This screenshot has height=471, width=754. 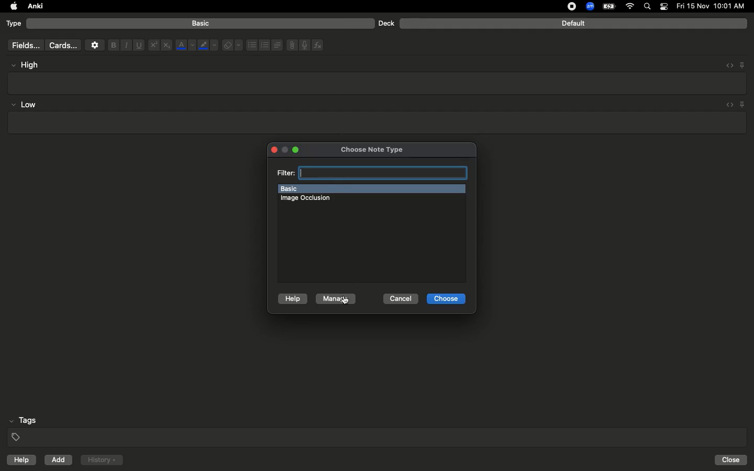 What do you see at coordinates (573, 24) in the screenshot?
I see `Default` at bounding box center [573, 24].